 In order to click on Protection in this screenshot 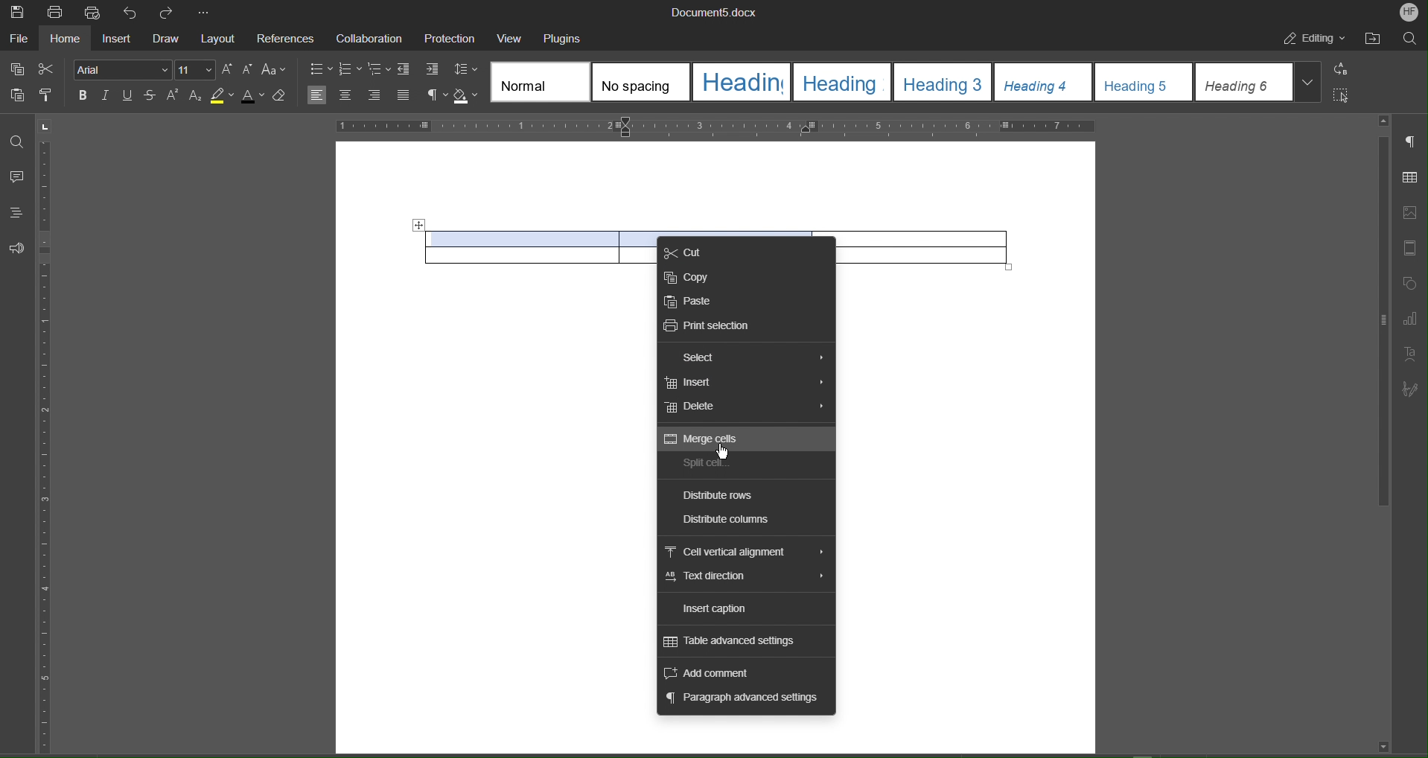, I will do `click(450, 39)`.